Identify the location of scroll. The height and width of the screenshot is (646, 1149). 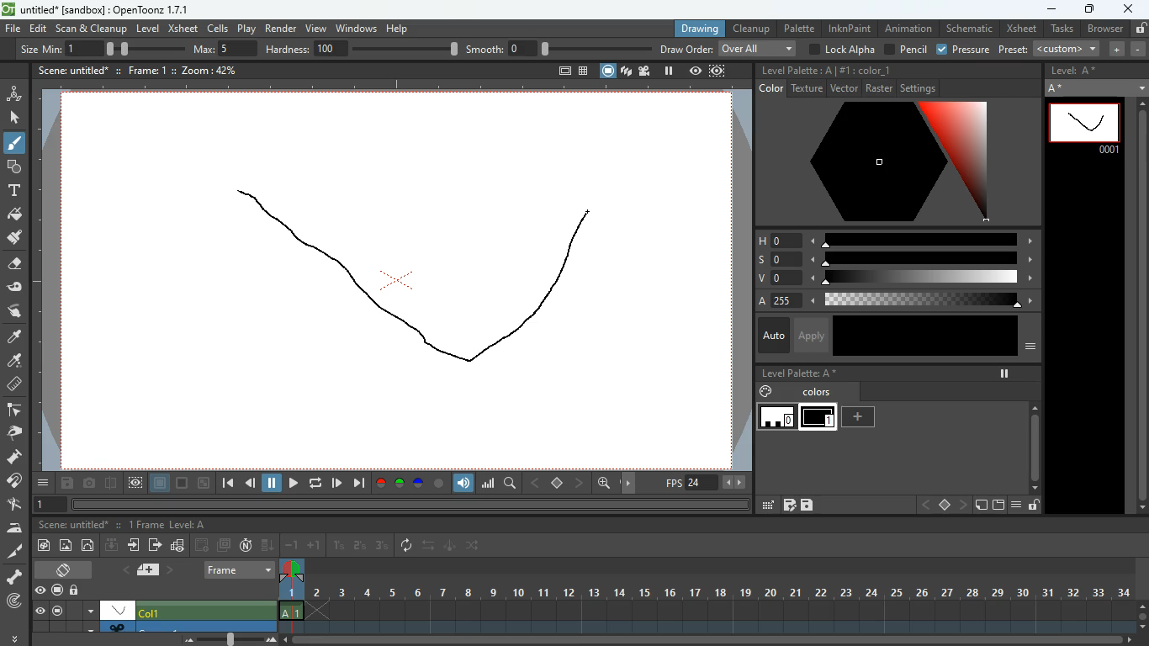
(1137, 306).